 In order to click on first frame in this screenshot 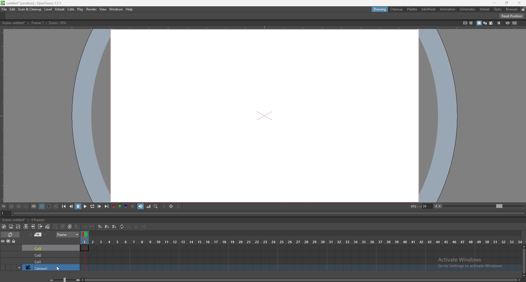, I will do `click(64, 206)`.